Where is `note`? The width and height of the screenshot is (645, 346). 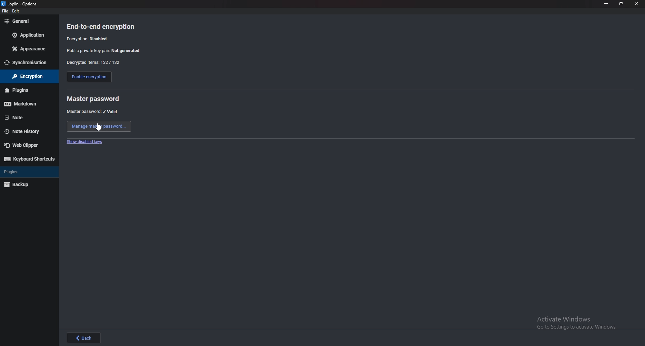 note is located at coordinates (27, 118).